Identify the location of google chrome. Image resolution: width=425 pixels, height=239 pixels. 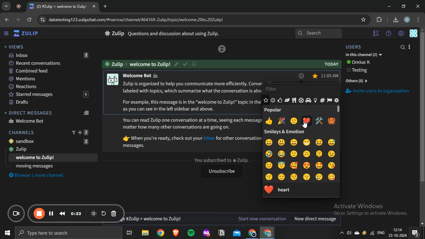
(252, 233).